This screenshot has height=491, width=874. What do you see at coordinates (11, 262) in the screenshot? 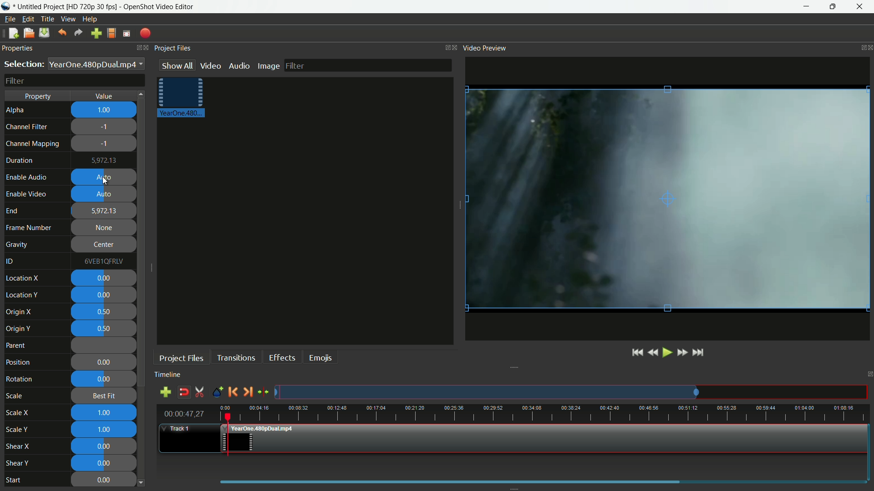
I see `id` at bounding box center [11, 262].